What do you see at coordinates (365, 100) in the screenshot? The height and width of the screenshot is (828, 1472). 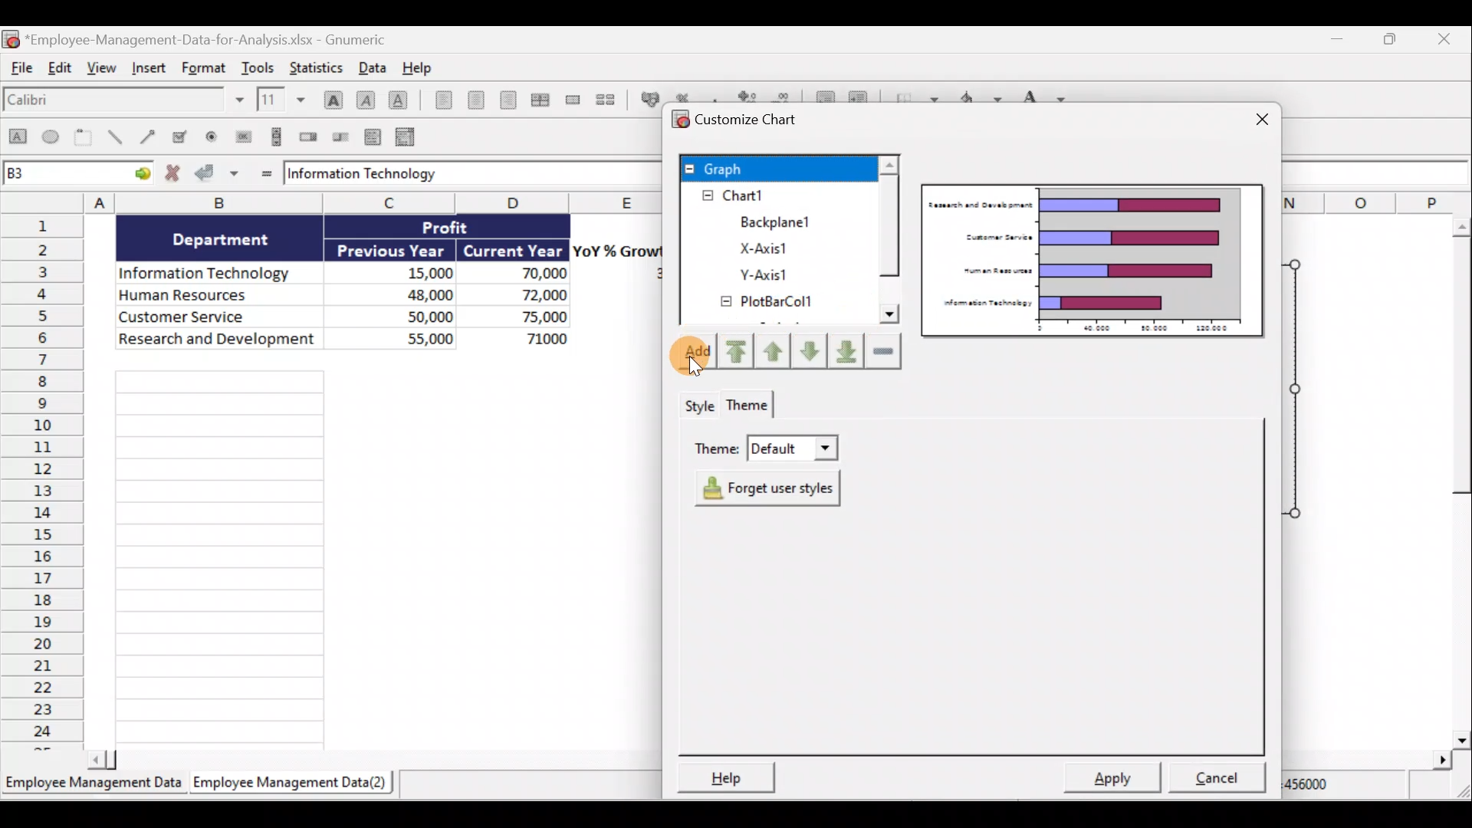 I see `Italic` at bounding box center [365, 100].